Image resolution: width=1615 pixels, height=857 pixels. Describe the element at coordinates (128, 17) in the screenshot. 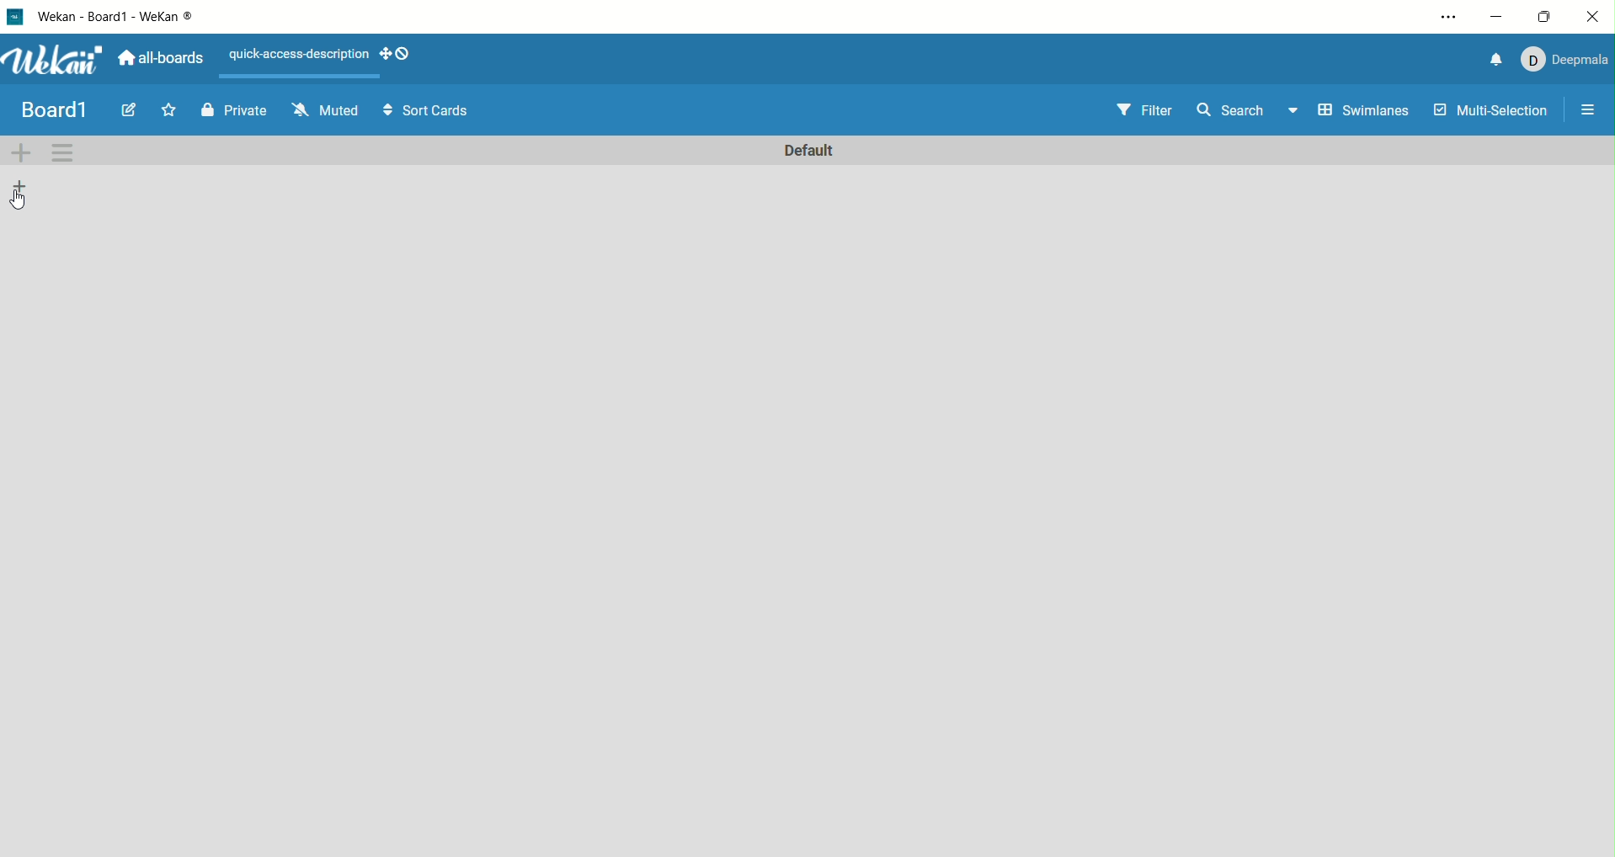

I see `wekan-wekan` at that location.